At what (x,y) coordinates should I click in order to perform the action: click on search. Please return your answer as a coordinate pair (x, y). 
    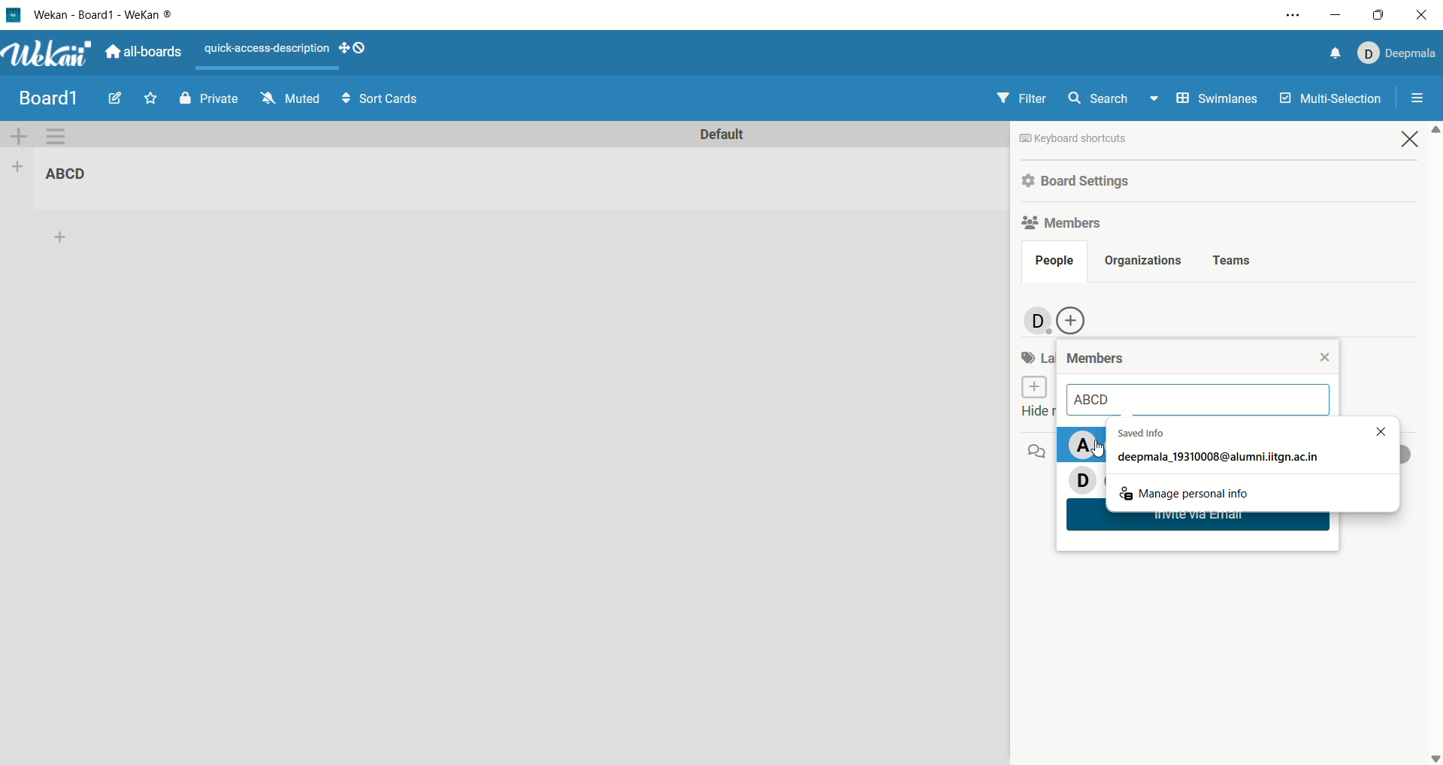
    Looking at the image, I should click on (1115, 98).